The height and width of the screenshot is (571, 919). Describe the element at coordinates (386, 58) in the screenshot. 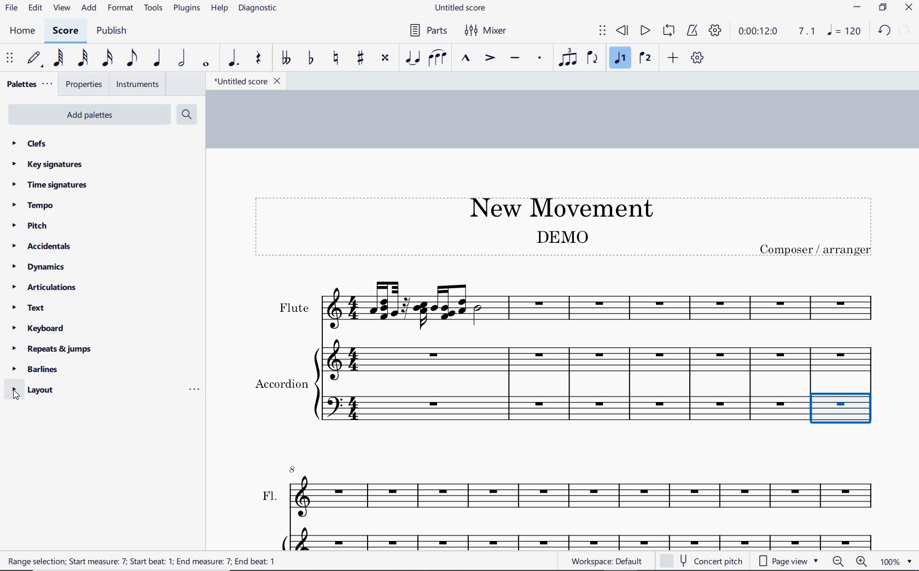

I see `toggle double-sharp` at that location.